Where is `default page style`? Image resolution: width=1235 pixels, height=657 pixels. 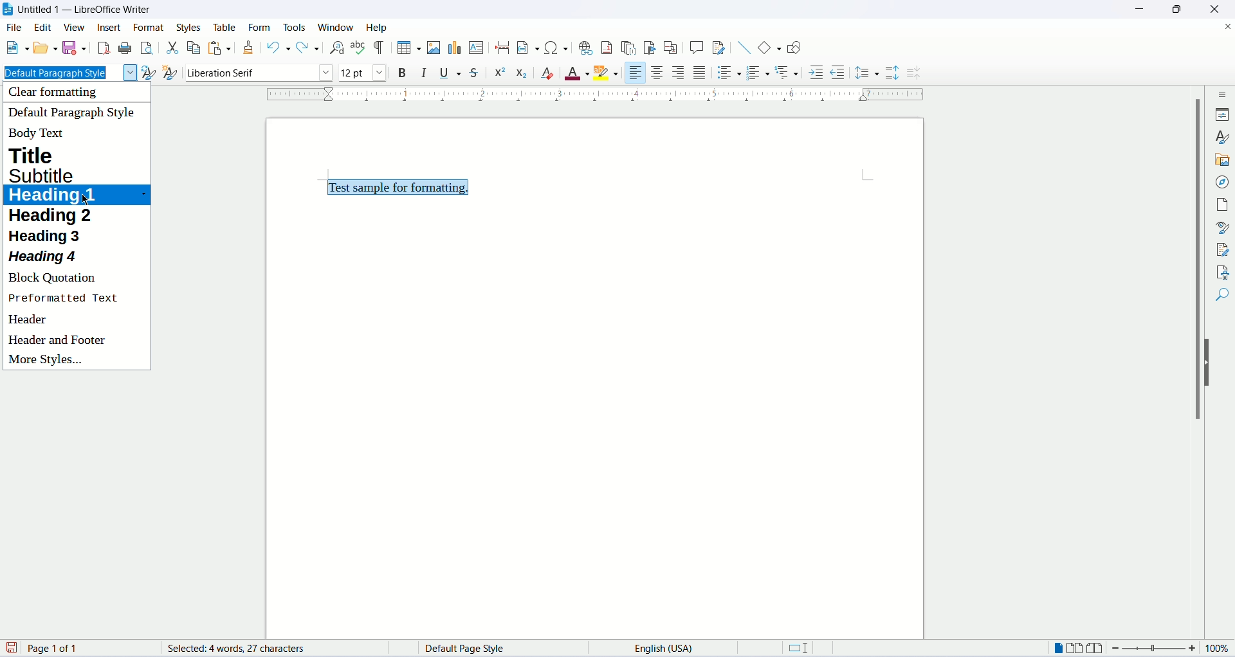 default page style is located at coordinates (476, 649).